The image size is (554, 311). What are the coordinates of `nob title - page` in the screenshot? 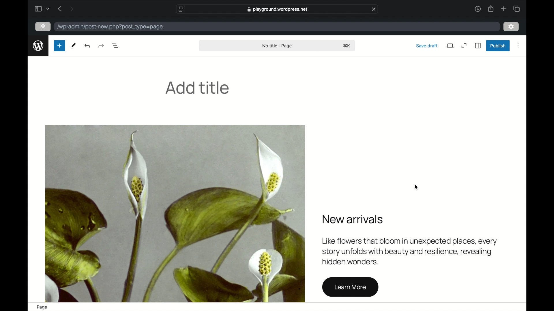 It's located at (278, 46).